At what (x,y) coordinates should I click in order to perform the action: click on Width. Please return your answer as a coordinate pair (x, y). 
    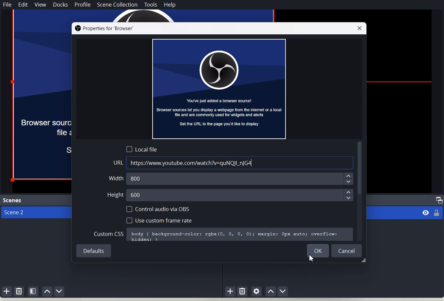
    Looking at the image, I should click on (114, 179).